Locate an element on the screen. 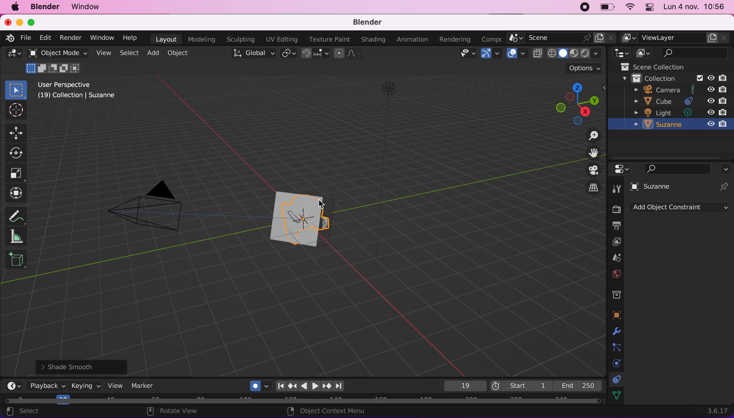 The width and height of the screenshot is (734, 418). minimize is located at coordinates (20, 22).